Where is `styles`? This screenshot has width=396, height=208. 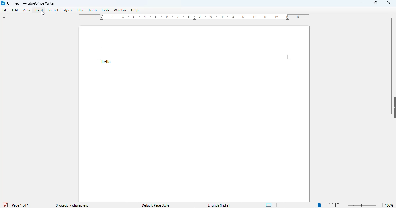
styles is located at coordinates (68, 10).